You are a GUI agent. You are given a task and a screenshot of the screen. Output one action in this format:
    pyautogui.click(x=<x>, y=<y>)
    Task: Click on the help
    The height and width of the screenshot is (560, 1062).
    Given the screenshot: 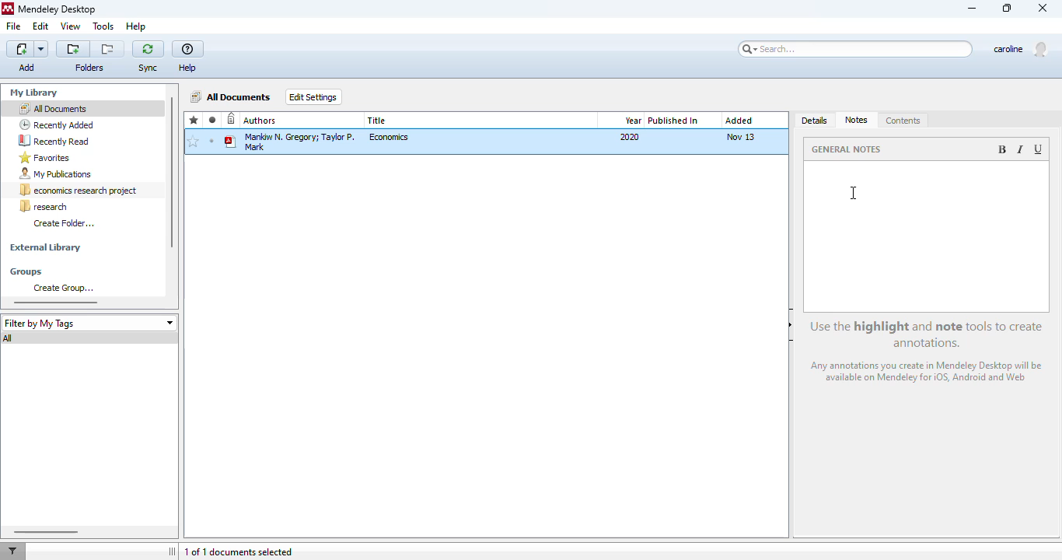 What is the action you would take?
    pyautogui.click(x=136, y=26)
    